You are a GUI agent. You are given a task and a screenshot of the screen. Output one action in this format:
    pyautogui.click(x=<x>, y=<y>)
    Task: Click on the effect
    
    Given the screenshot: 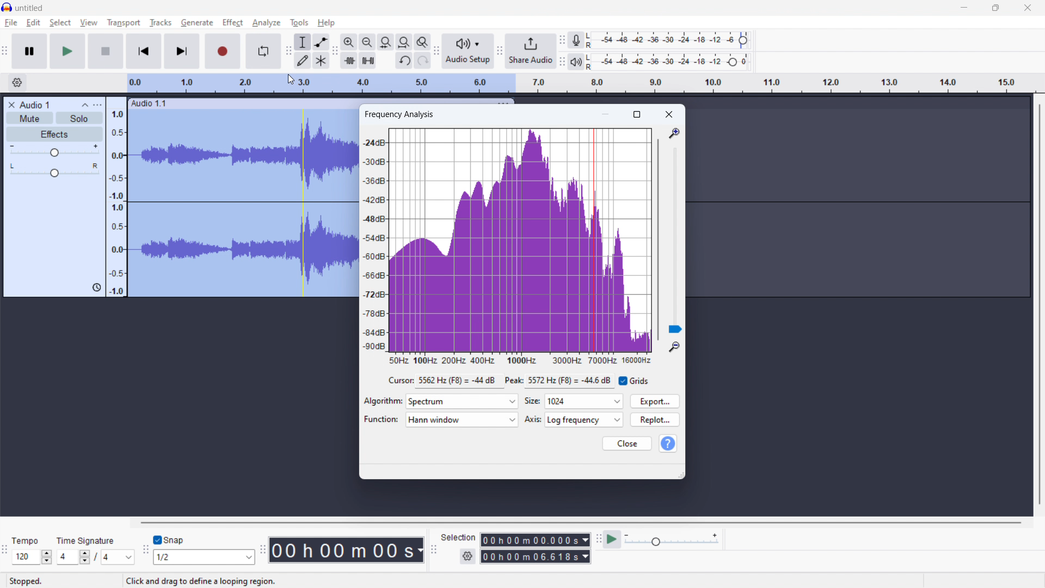 What is the action you would take?
    pyautogui.click(x=54, y=134)
    